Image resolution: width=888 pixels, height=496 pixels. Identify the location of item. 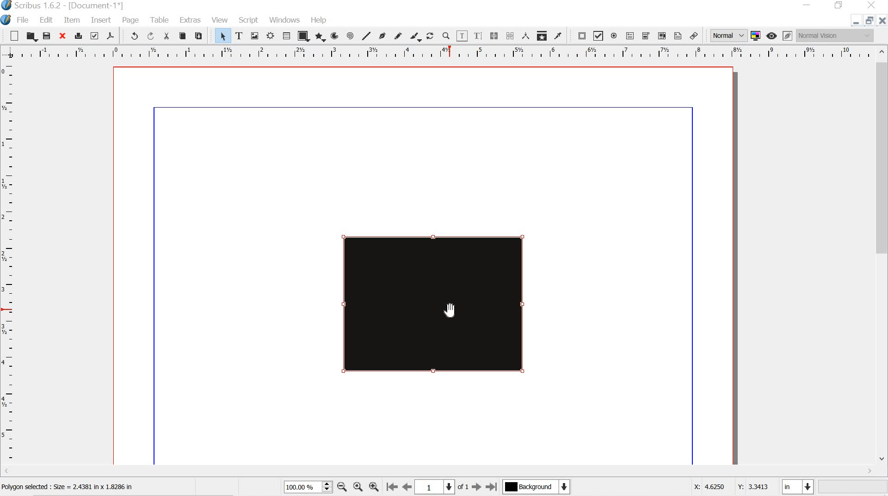
(72, 20).